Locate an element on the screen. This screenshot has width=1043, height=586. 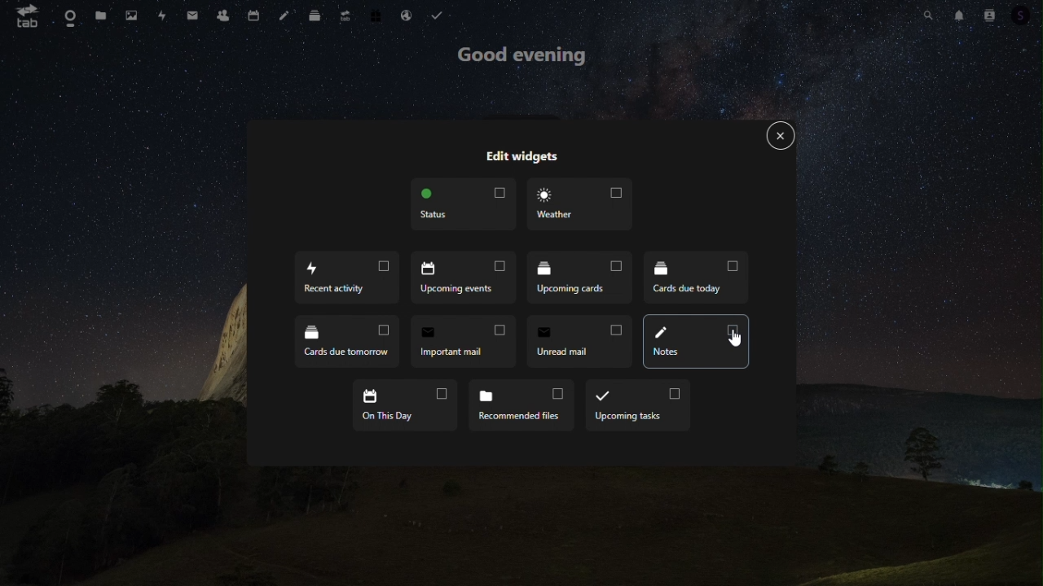
Upcoming events  is located at coordinates (460, 278).